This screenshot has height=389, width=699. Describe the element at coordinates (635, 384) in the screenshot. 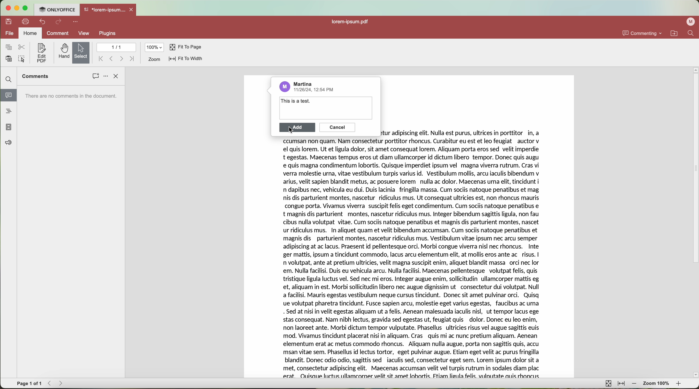

I see `zoom out` at that location.